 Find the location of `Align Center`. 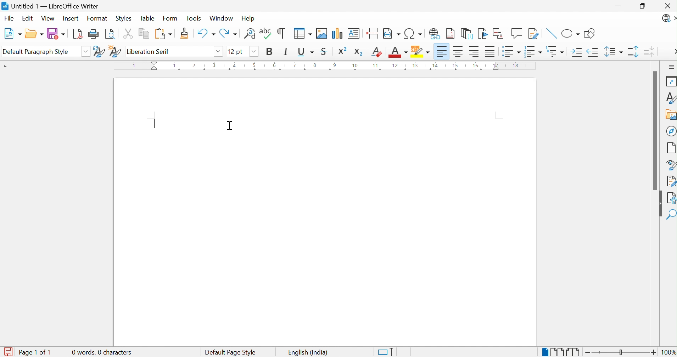

Align Center is located at coordinates (458, 51).